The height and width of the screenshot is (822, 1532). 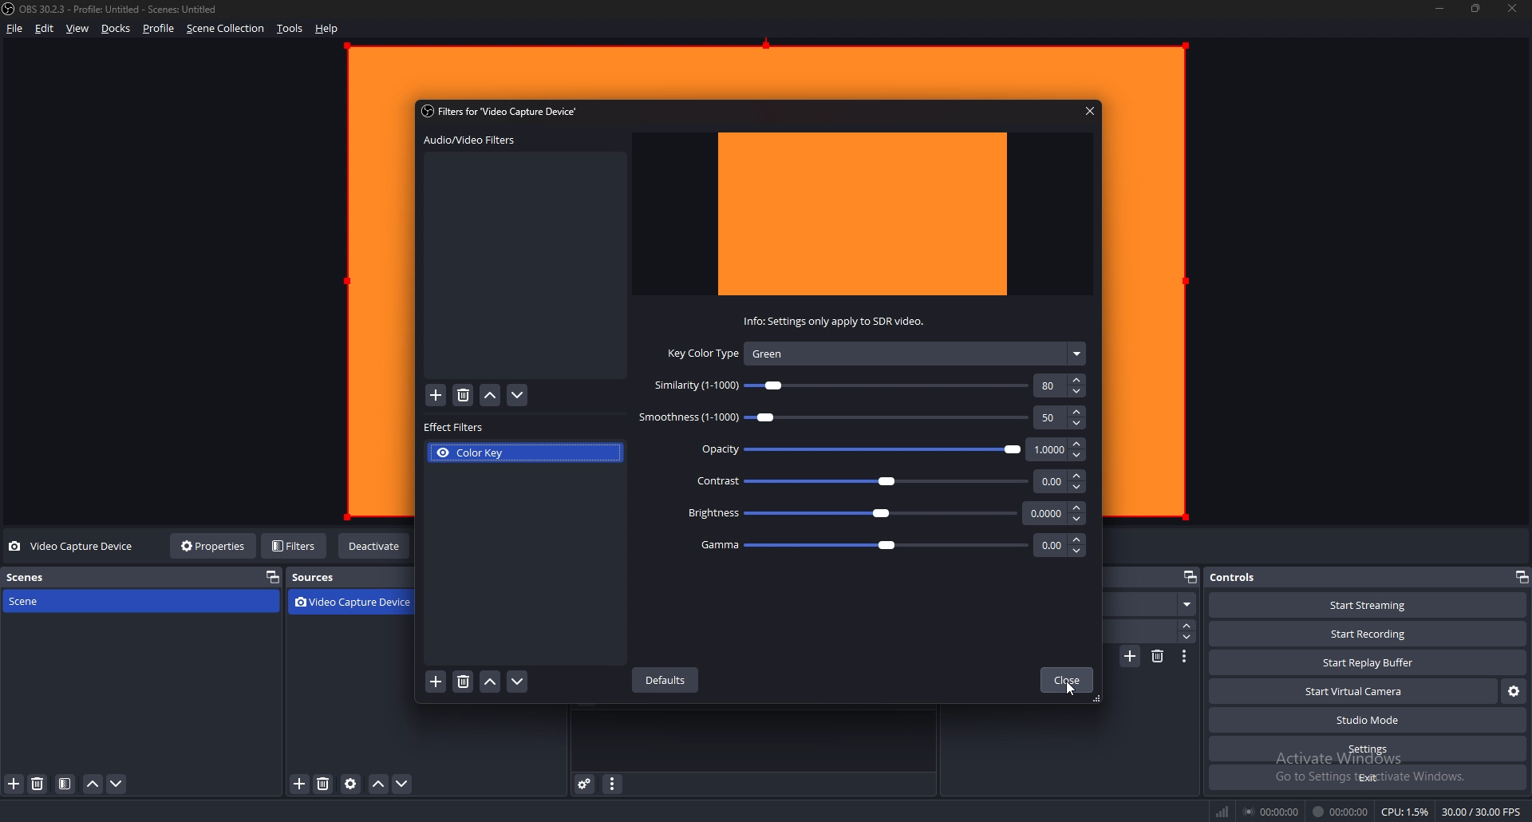 What do you see at coordinates (1158, 656) in the screenshot?
I see `delete transition` at bounding box center [1158, 656].